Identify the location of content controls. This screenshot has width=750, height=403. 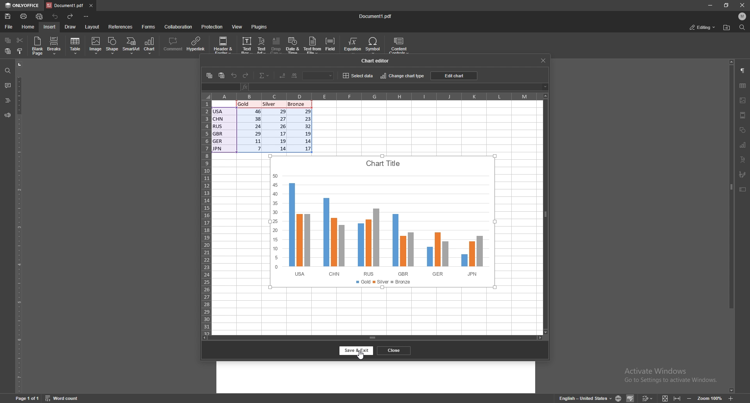
(400, 46).